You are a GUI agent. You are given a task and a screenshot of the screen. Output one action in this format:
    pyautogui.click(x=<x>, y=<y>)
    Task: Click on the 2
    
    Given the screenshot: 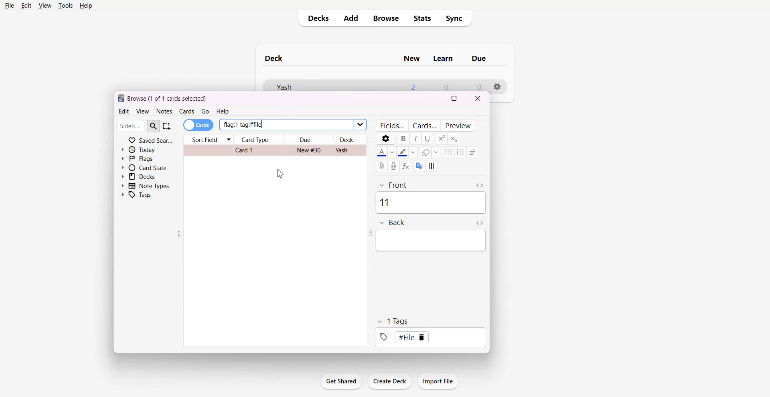 What is the action you would take?
    pyautogui.click(x=412, y=85)
    